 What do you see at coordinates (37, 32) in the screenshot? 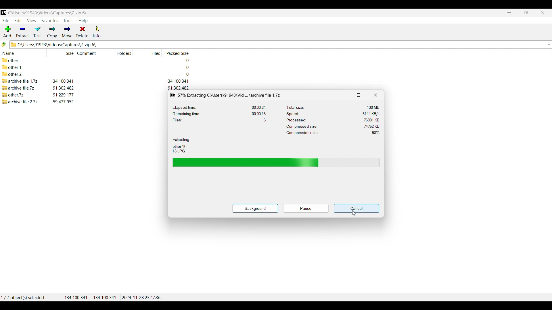
I see `Test` at bounding box center [37, 32].